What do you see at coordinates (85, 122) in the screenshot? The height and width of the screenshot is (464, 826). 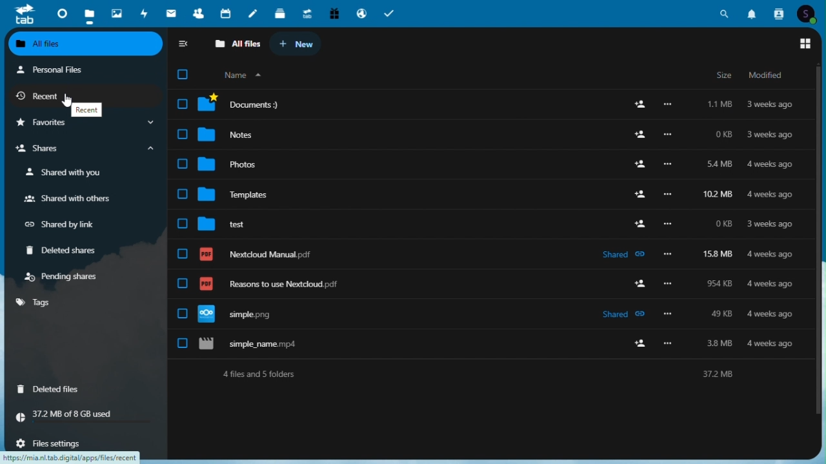 I see `Favourites` at bounding box center [85, 122].